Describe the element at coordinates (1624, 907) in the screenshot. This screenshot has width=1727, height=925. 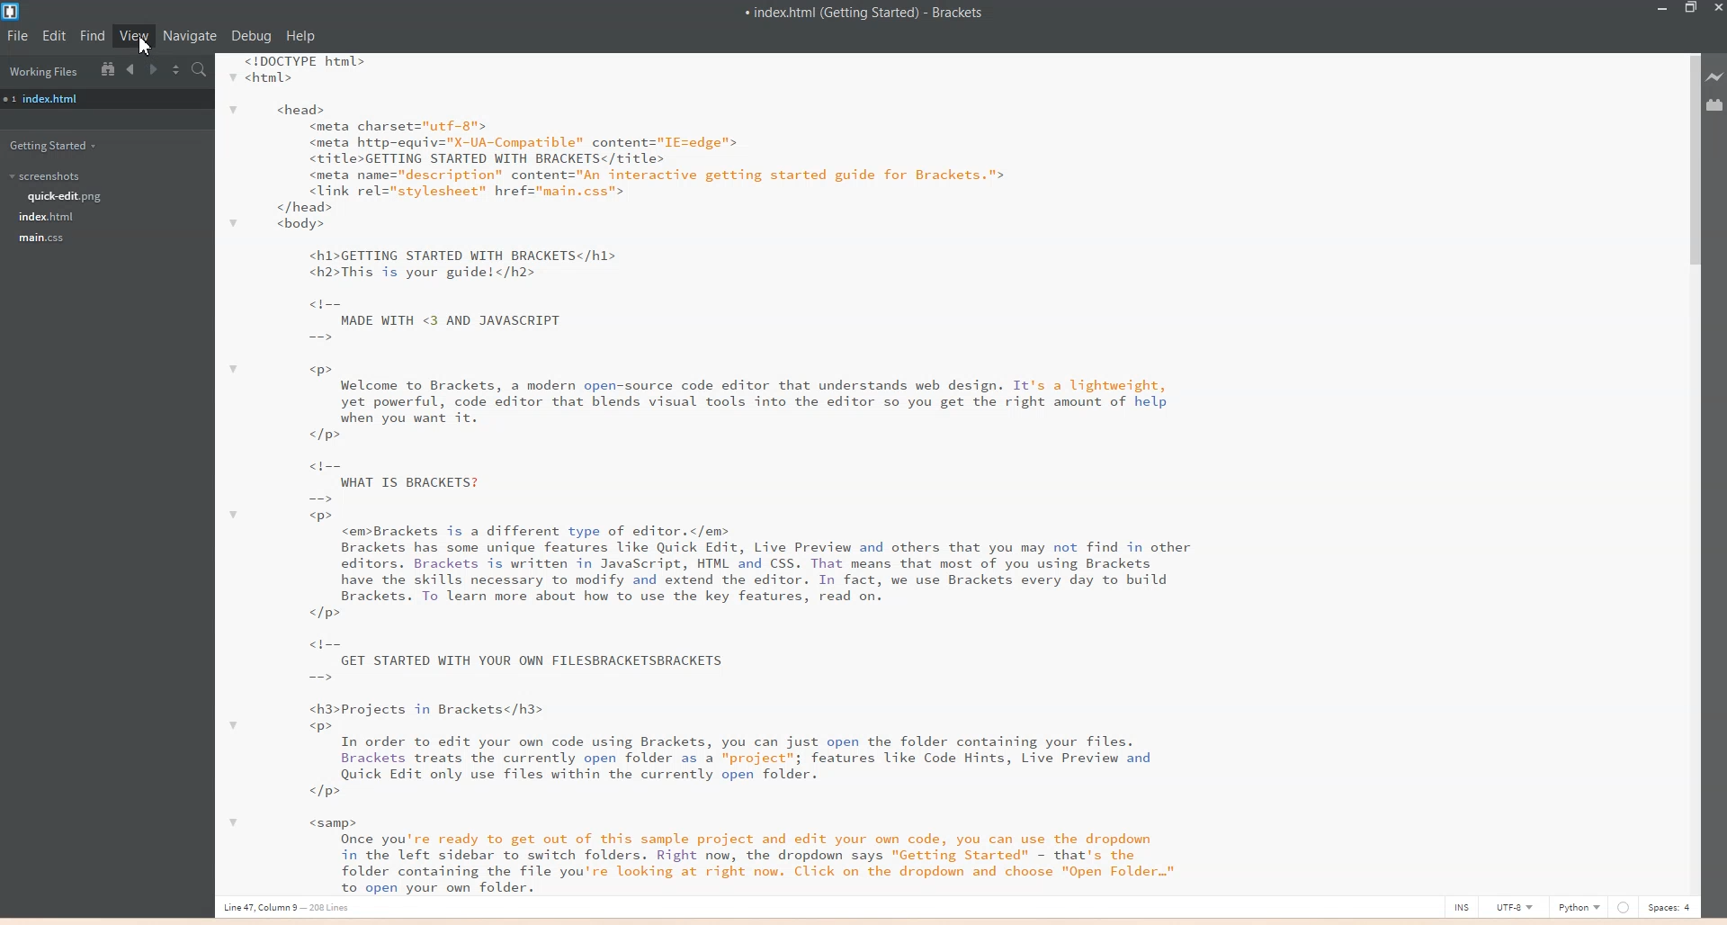
I see `` at that location.